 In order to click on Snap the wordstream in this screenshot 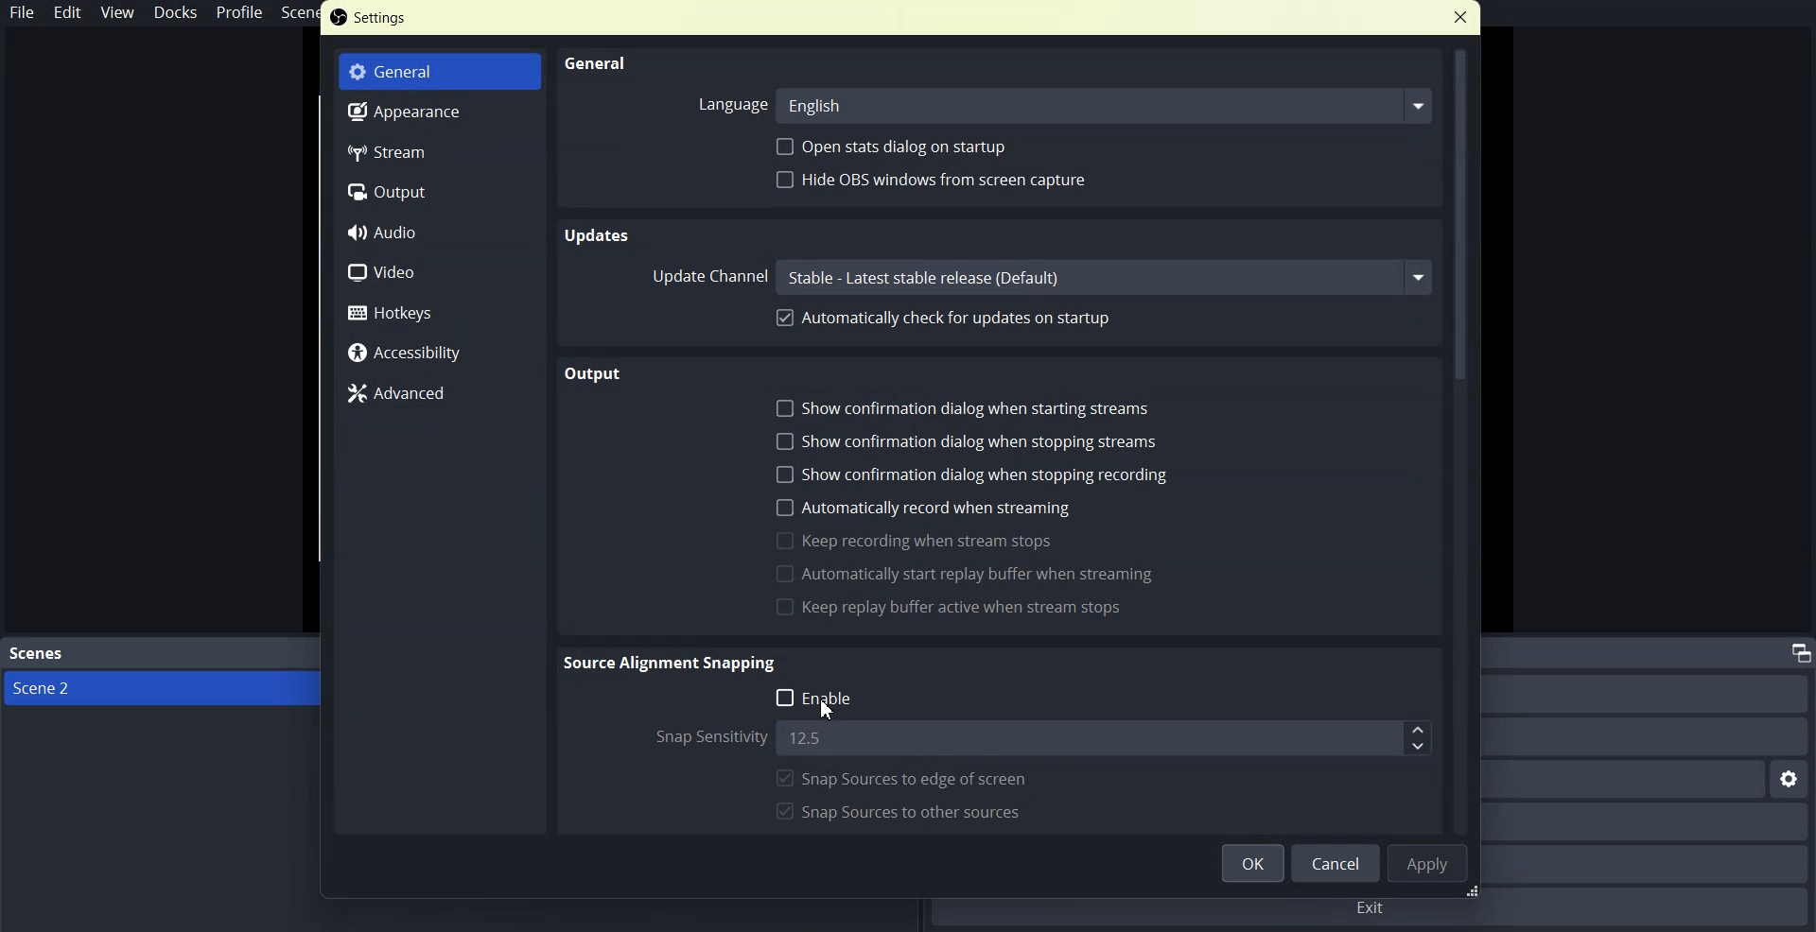, I will do `click(705, 739)`.